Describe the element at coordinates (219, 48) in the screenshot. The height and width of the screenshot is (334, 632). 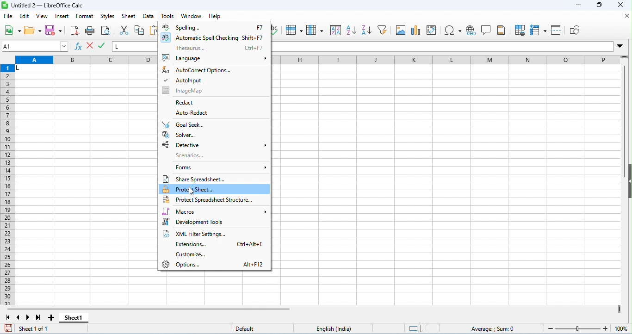
I see `thesaurus` at that location.